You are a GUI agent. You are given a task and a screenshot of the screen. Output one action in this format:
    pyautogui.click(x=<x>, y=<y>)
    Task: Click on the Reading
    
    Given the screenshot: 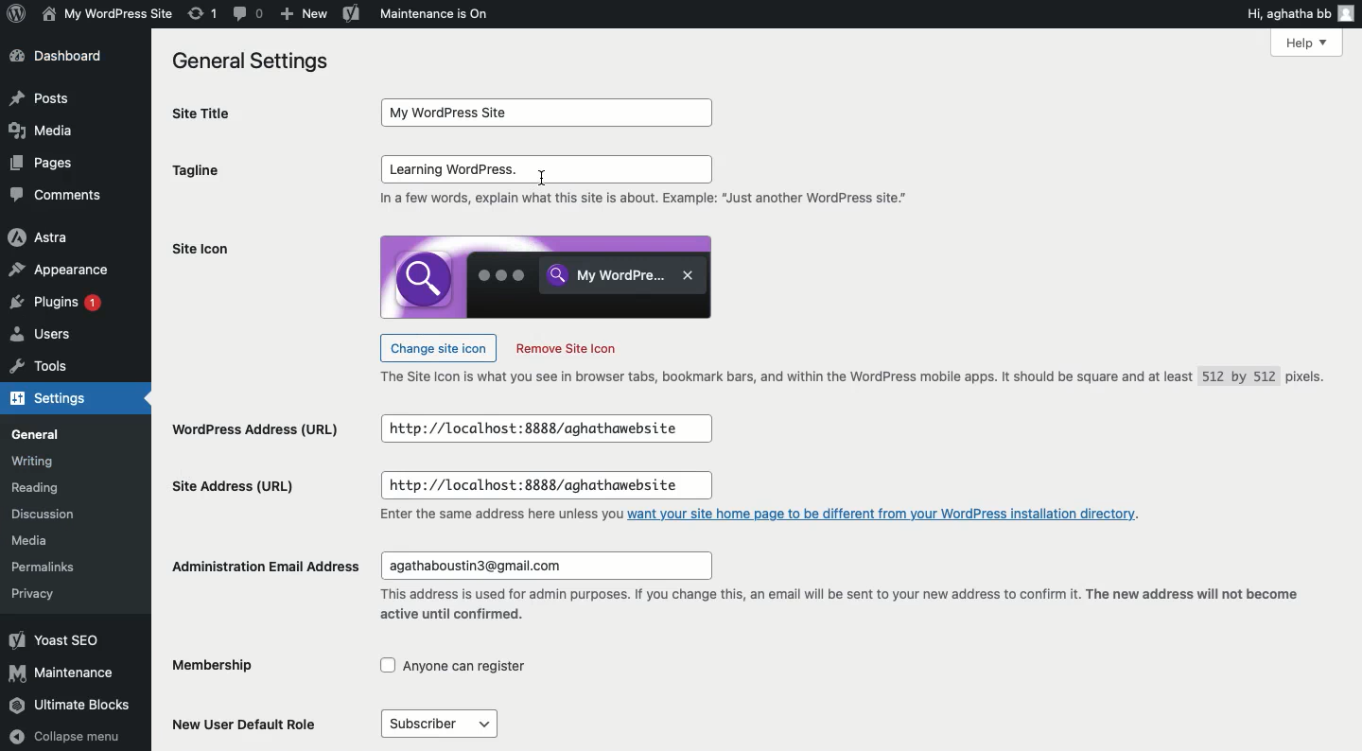 What is the action you would take?
    pyautogui.click(x=41, y=489)
    